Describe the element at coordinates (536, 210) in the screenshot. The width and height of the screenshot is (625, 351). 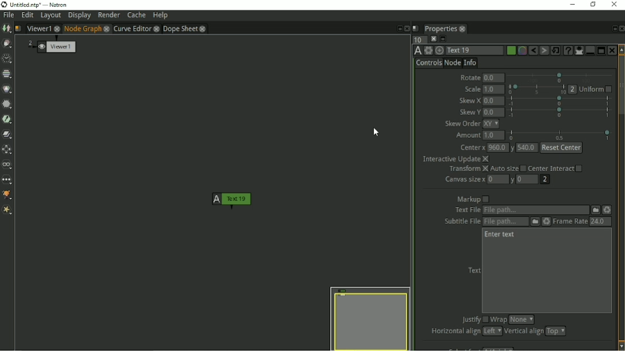
I see `Text File` at that location.